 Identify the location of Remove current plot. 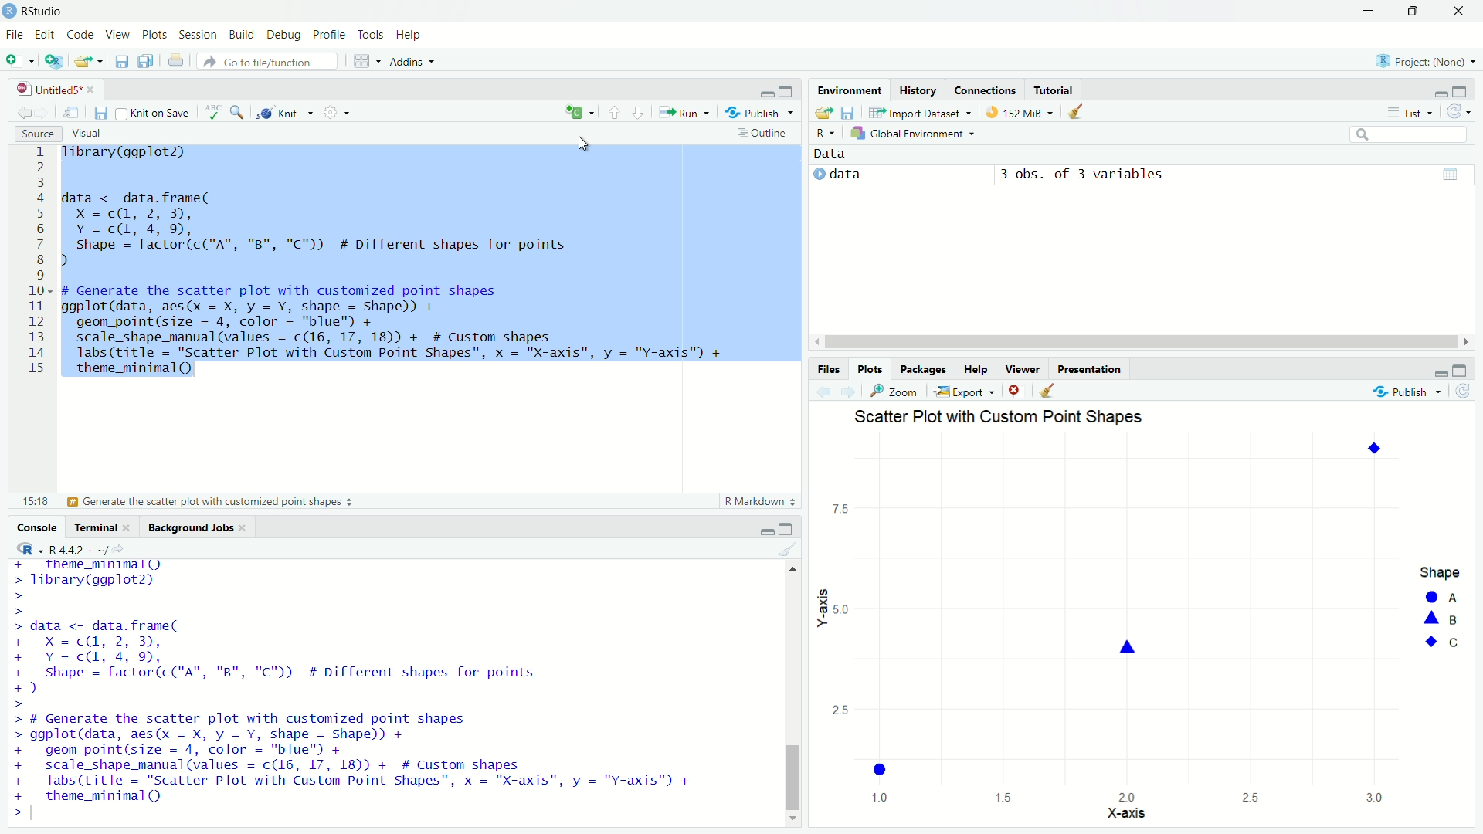
(1014, 390).